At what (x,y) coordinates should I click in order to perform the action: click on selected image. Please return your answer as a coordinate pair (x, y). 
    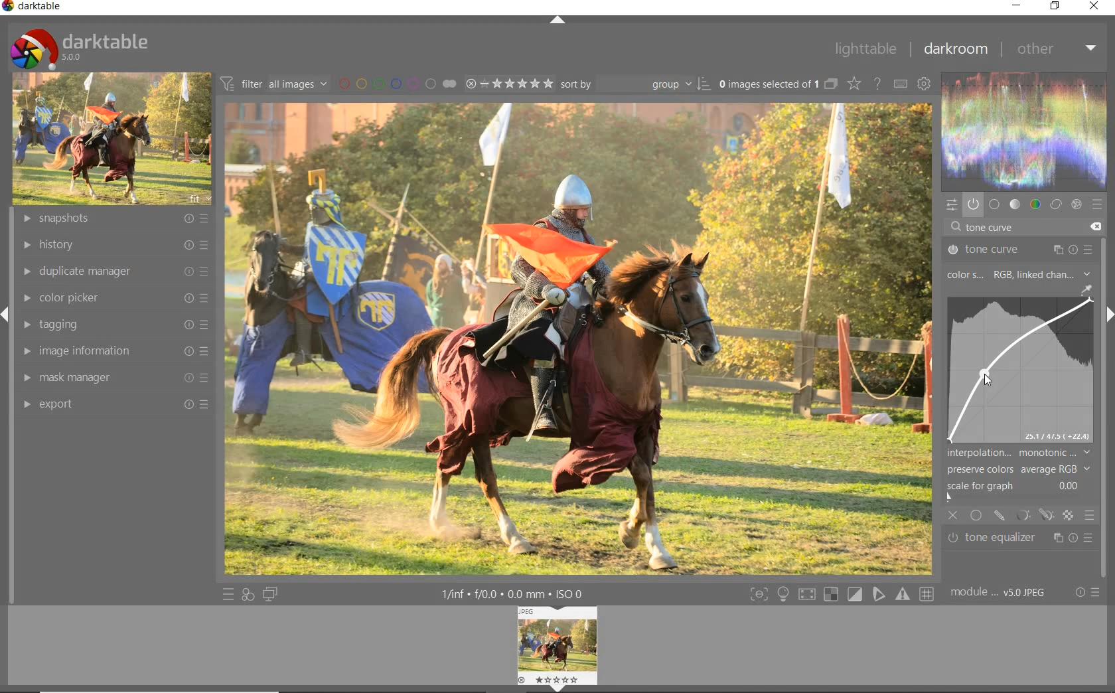
    Looking at the image, I should click on (576, 338).